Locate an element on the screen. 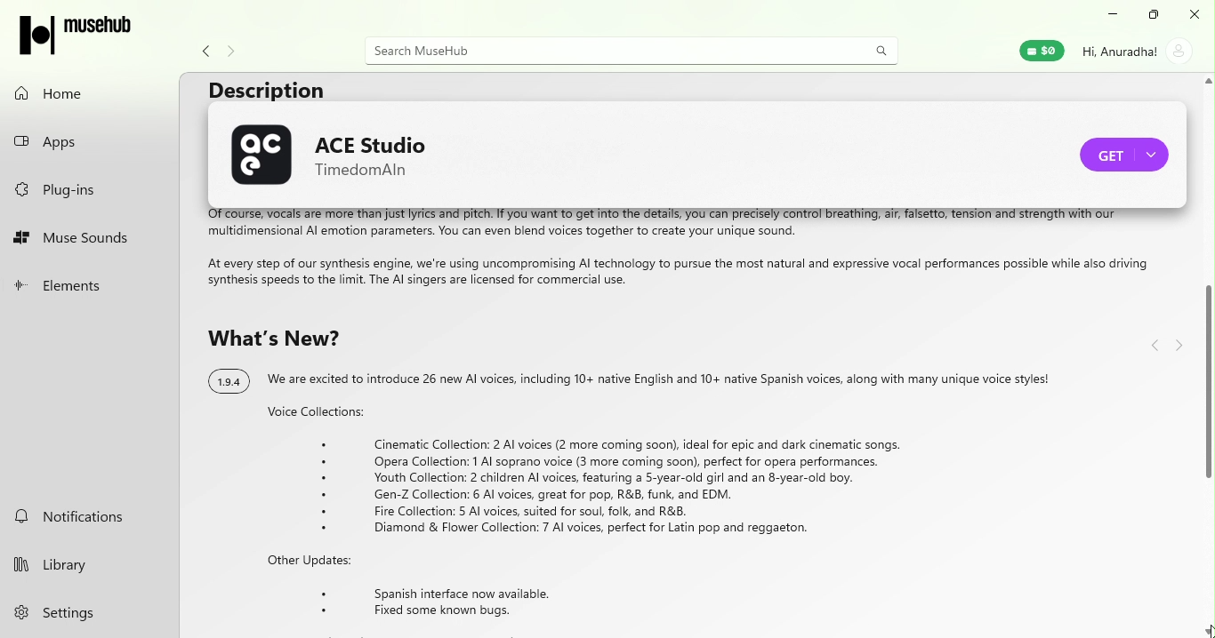 The width and height of the screenshot is (1215, 638). library is located at coordinates (71, 565).